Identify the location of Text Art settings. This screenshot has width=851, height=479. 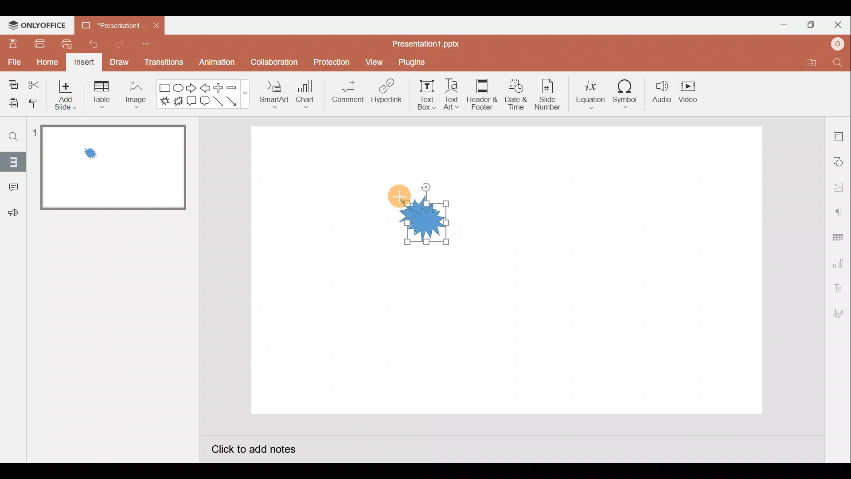
(838, 287).